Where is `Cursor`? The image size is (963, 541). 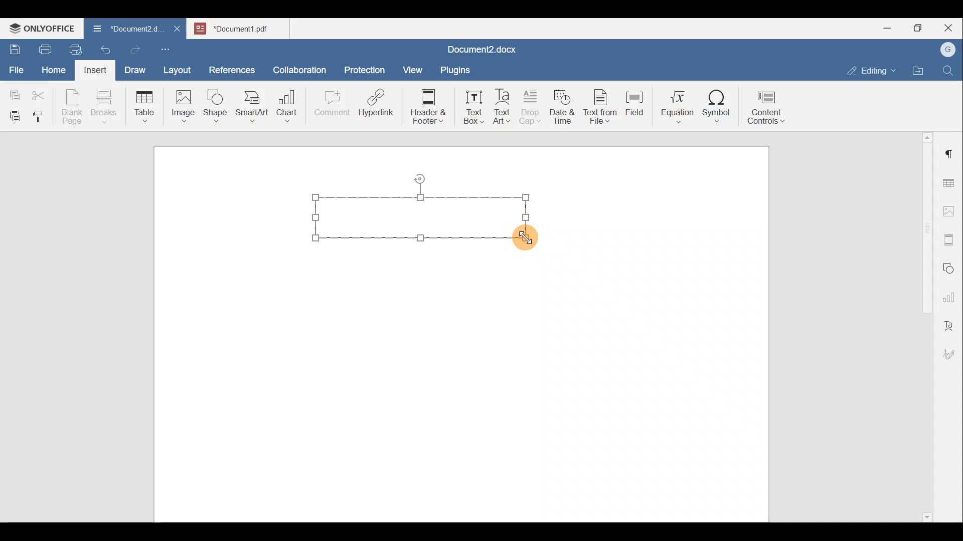 Cursor is located at coordinates (517, 233).